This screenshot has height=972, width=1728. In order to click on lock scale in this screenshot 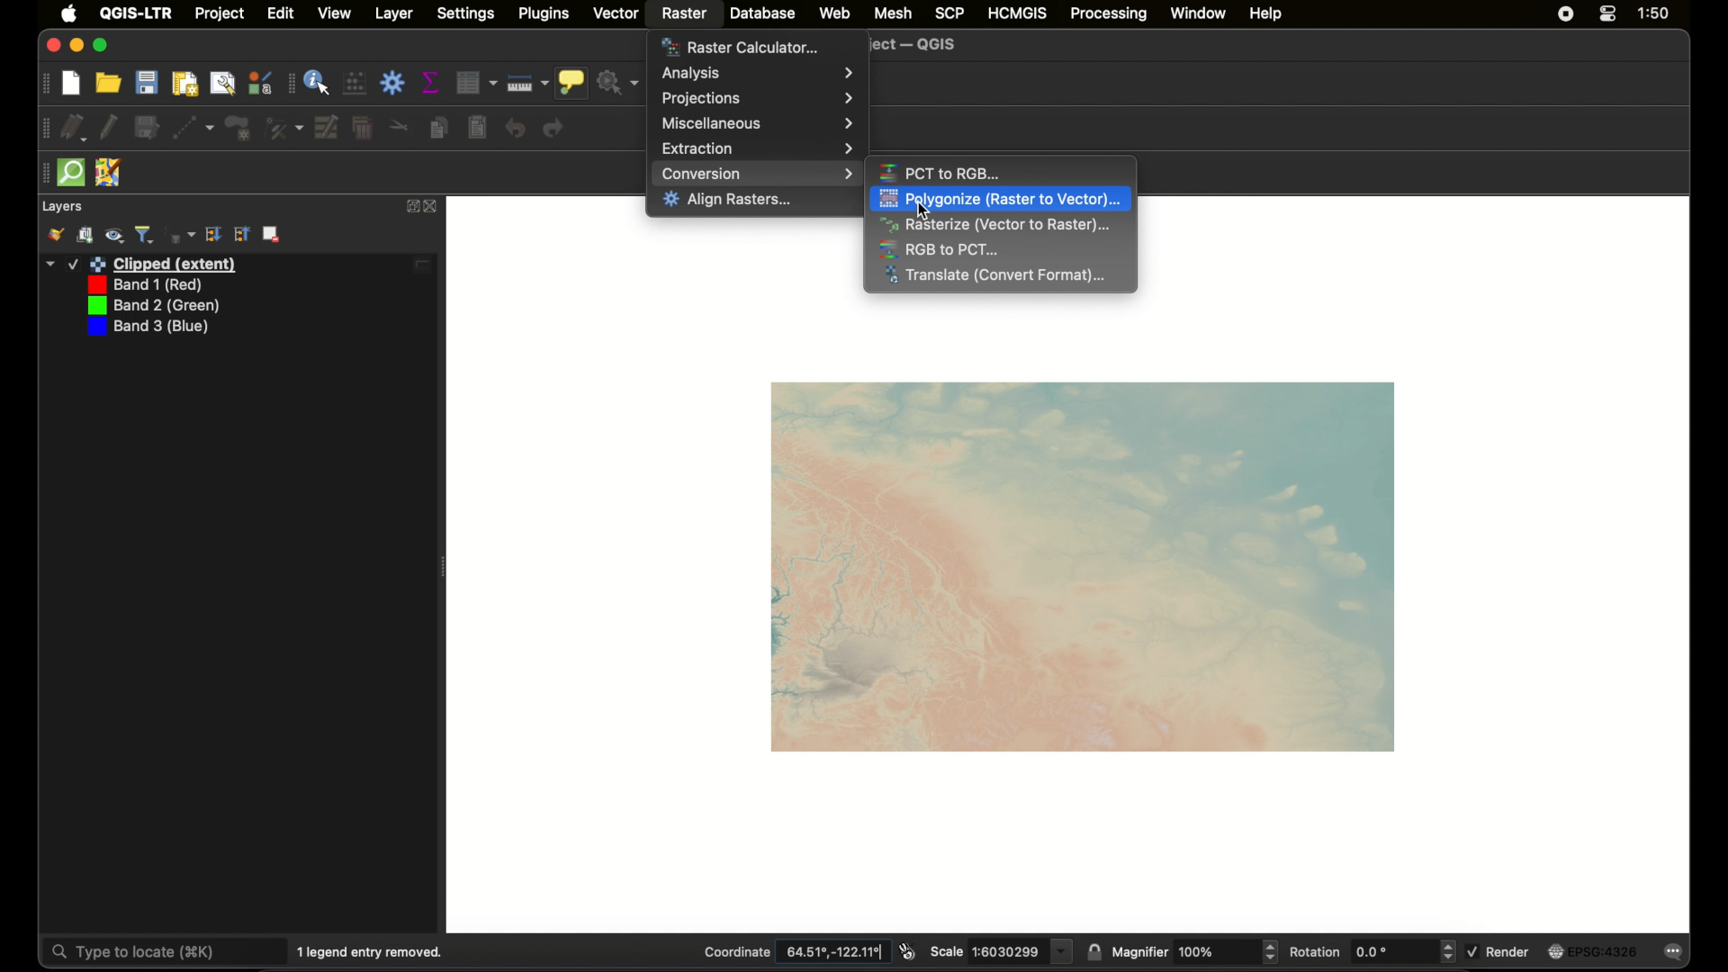, I will do `click(1093, 954)`.